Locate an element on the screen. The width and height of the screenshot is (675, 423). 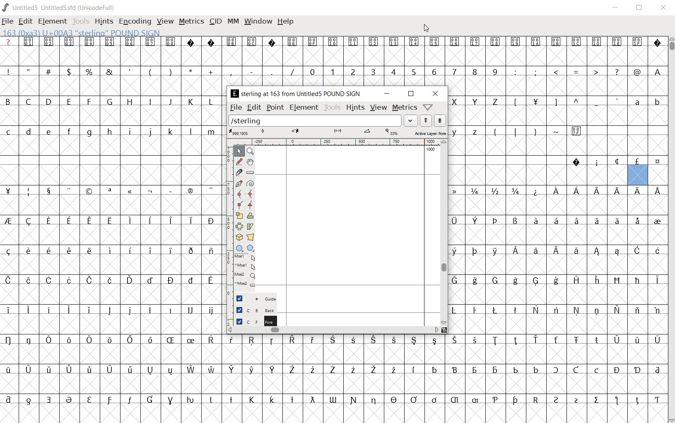
Symbol is located at coordinates (48, 190).